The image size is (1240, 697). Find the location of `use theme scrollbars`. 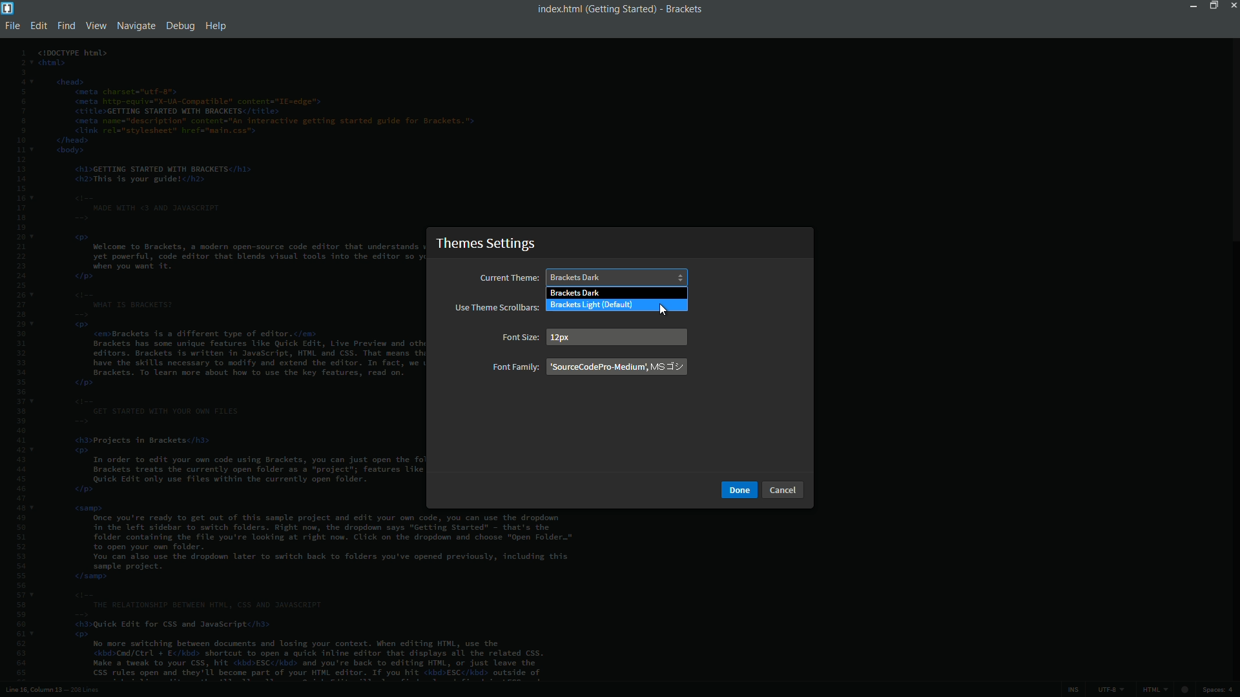

use theme scrollbars is located at coordinates (497, 308).